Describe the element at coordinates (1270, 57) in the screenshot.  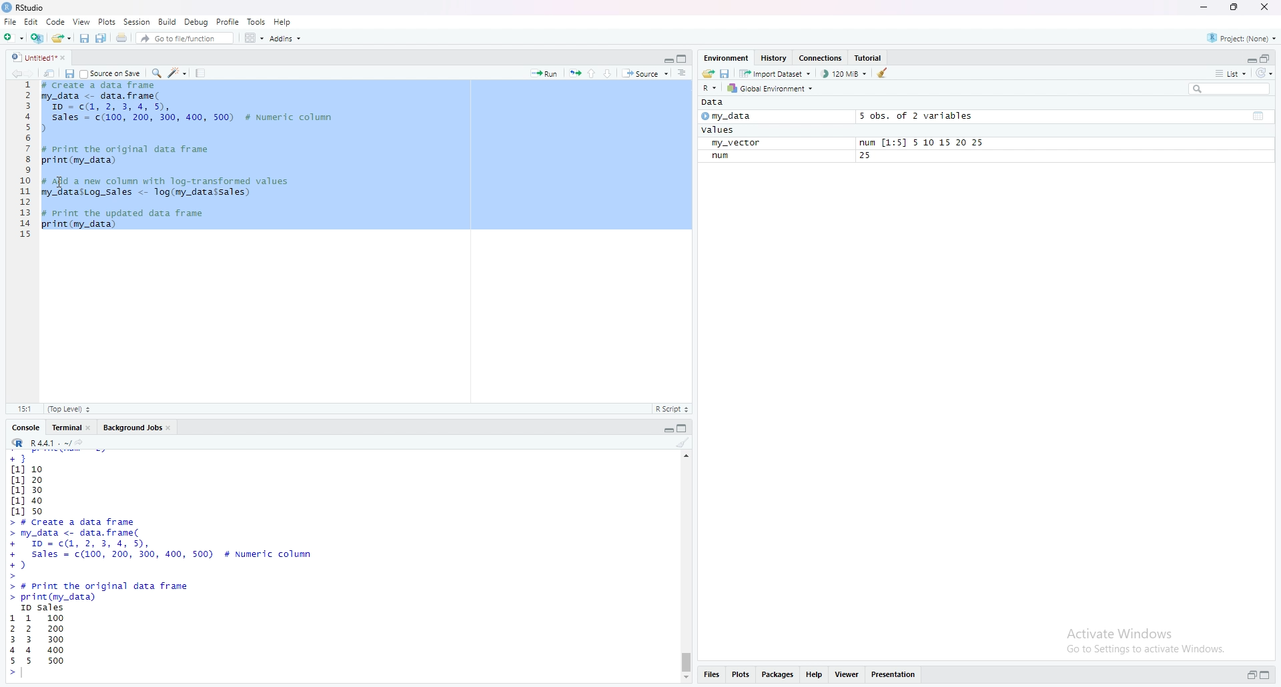
I see `maximize` at that location.